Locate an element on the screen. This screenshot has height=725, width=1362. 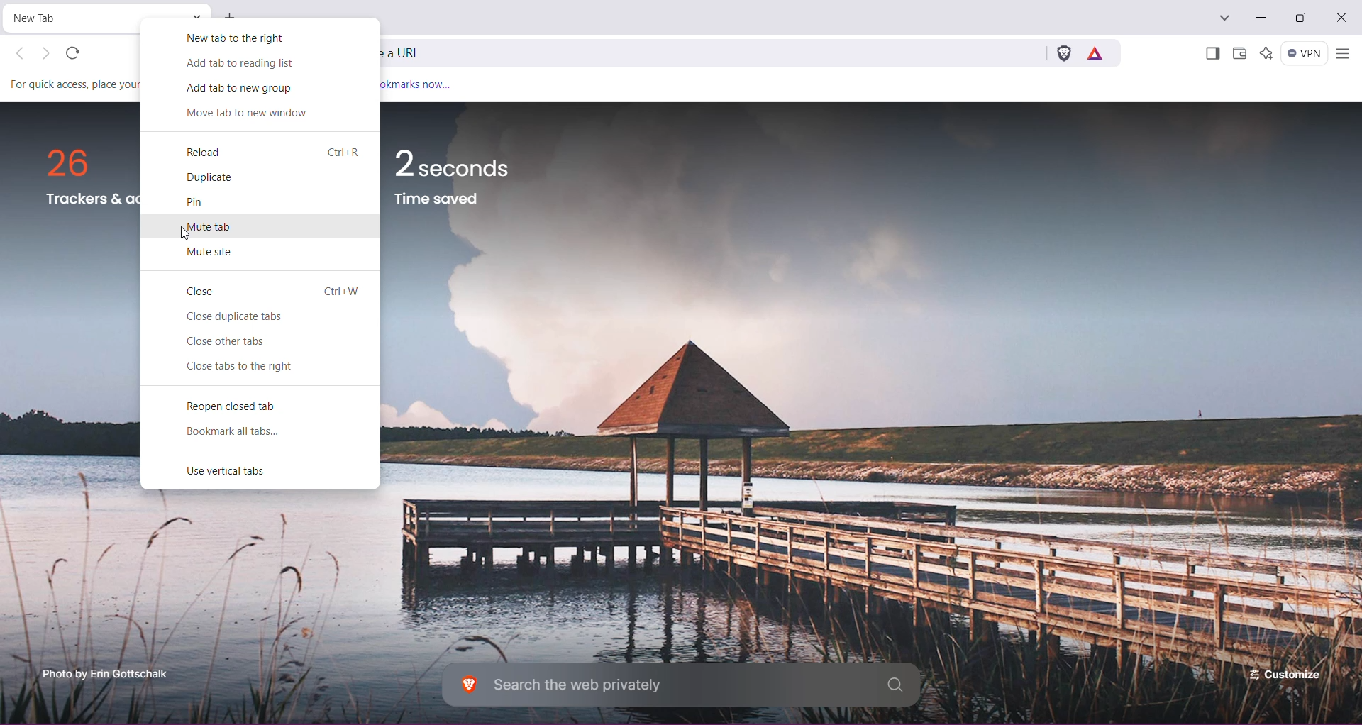
Restore Down is located at coordinates (1300, 18).